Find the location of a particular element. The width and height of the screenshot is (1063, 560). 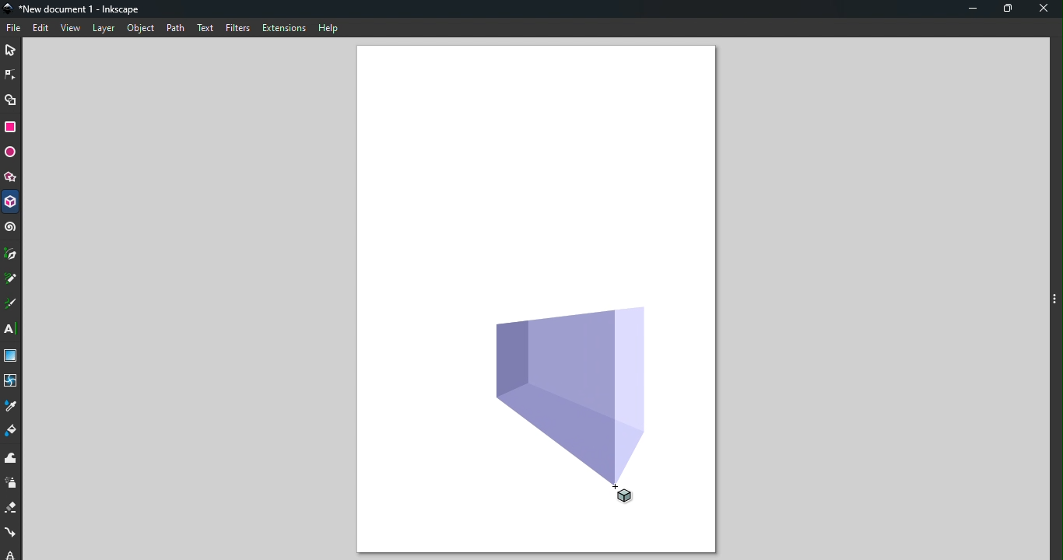

Rectangle tool is located at coordinates (12, 128).